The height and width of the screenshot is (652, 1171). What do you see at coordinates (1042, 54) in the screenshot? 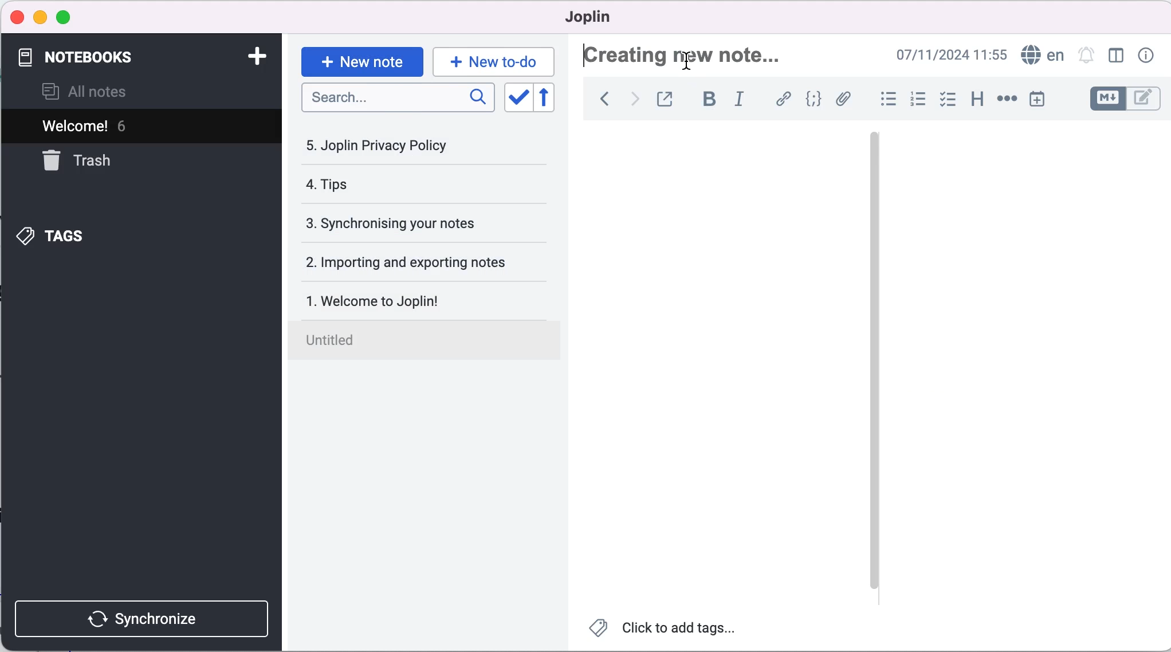
I see `language` at bounding box center [1042, 54].